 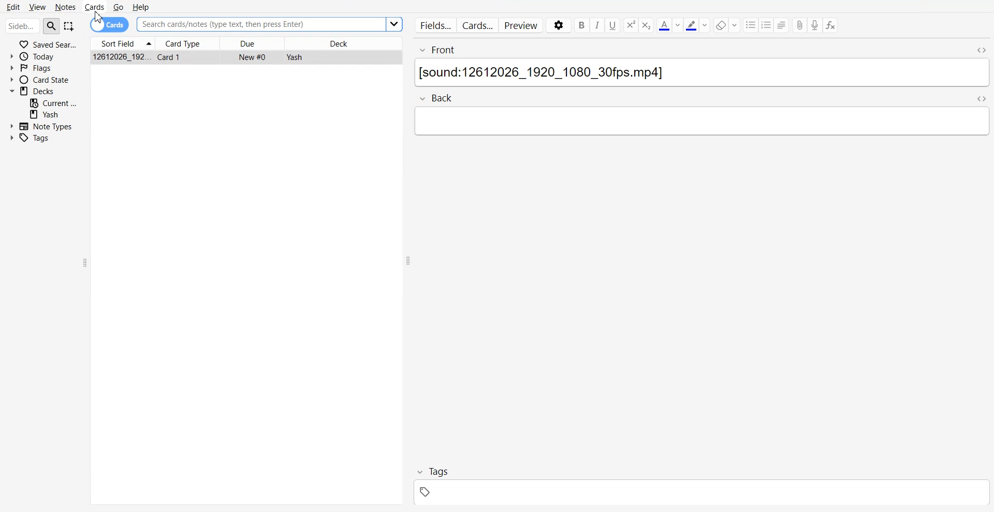 What do you see at coordinates (443, 98) in the screenshot?
I see `Back` at bounding box center [443, 98].